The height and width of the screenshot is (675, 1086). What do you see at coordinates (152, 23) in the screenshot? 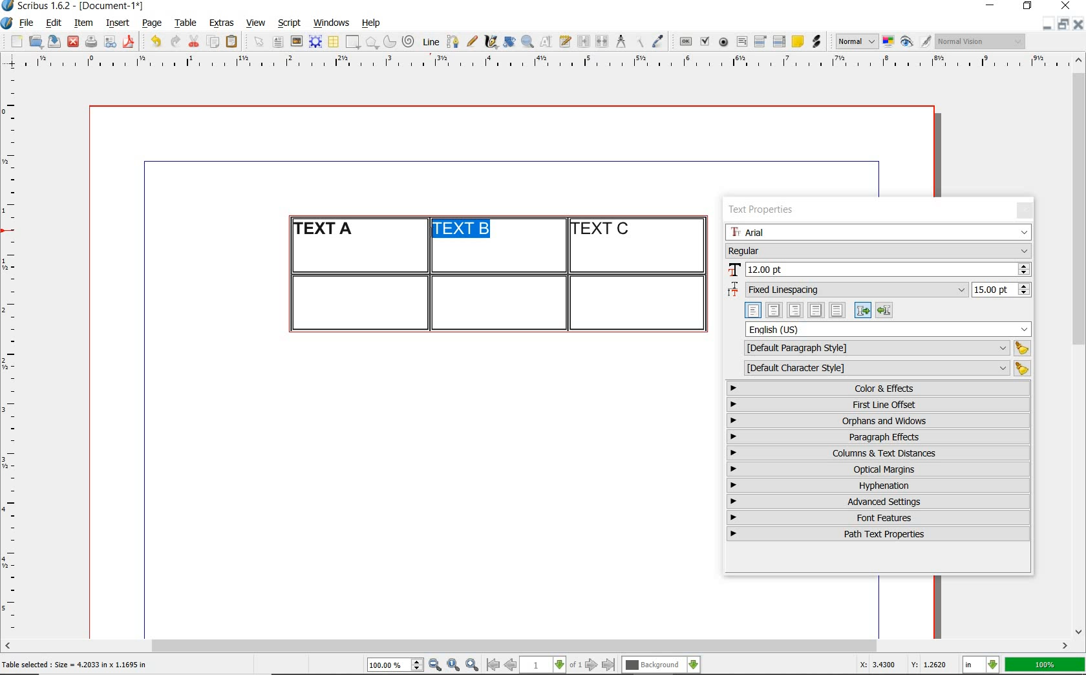
I see `page` at bounding box center [152, 23].